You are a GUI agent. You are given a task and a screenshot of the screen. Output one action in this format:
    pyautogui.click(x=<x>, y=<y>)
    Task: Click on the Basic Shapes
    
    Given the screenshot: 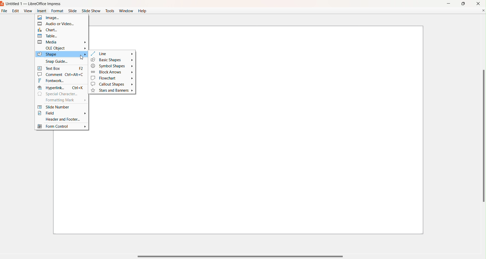 What is the action you would take?
    pyautogui.click(x=112, y=60)
    